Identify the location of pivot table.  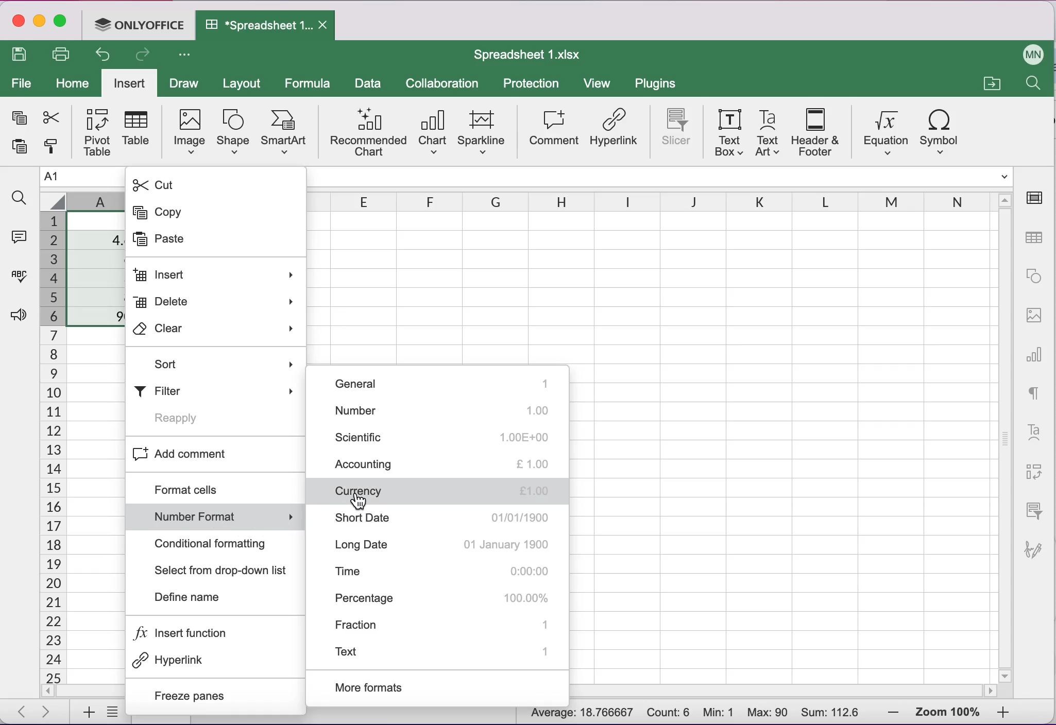
(94, 132).